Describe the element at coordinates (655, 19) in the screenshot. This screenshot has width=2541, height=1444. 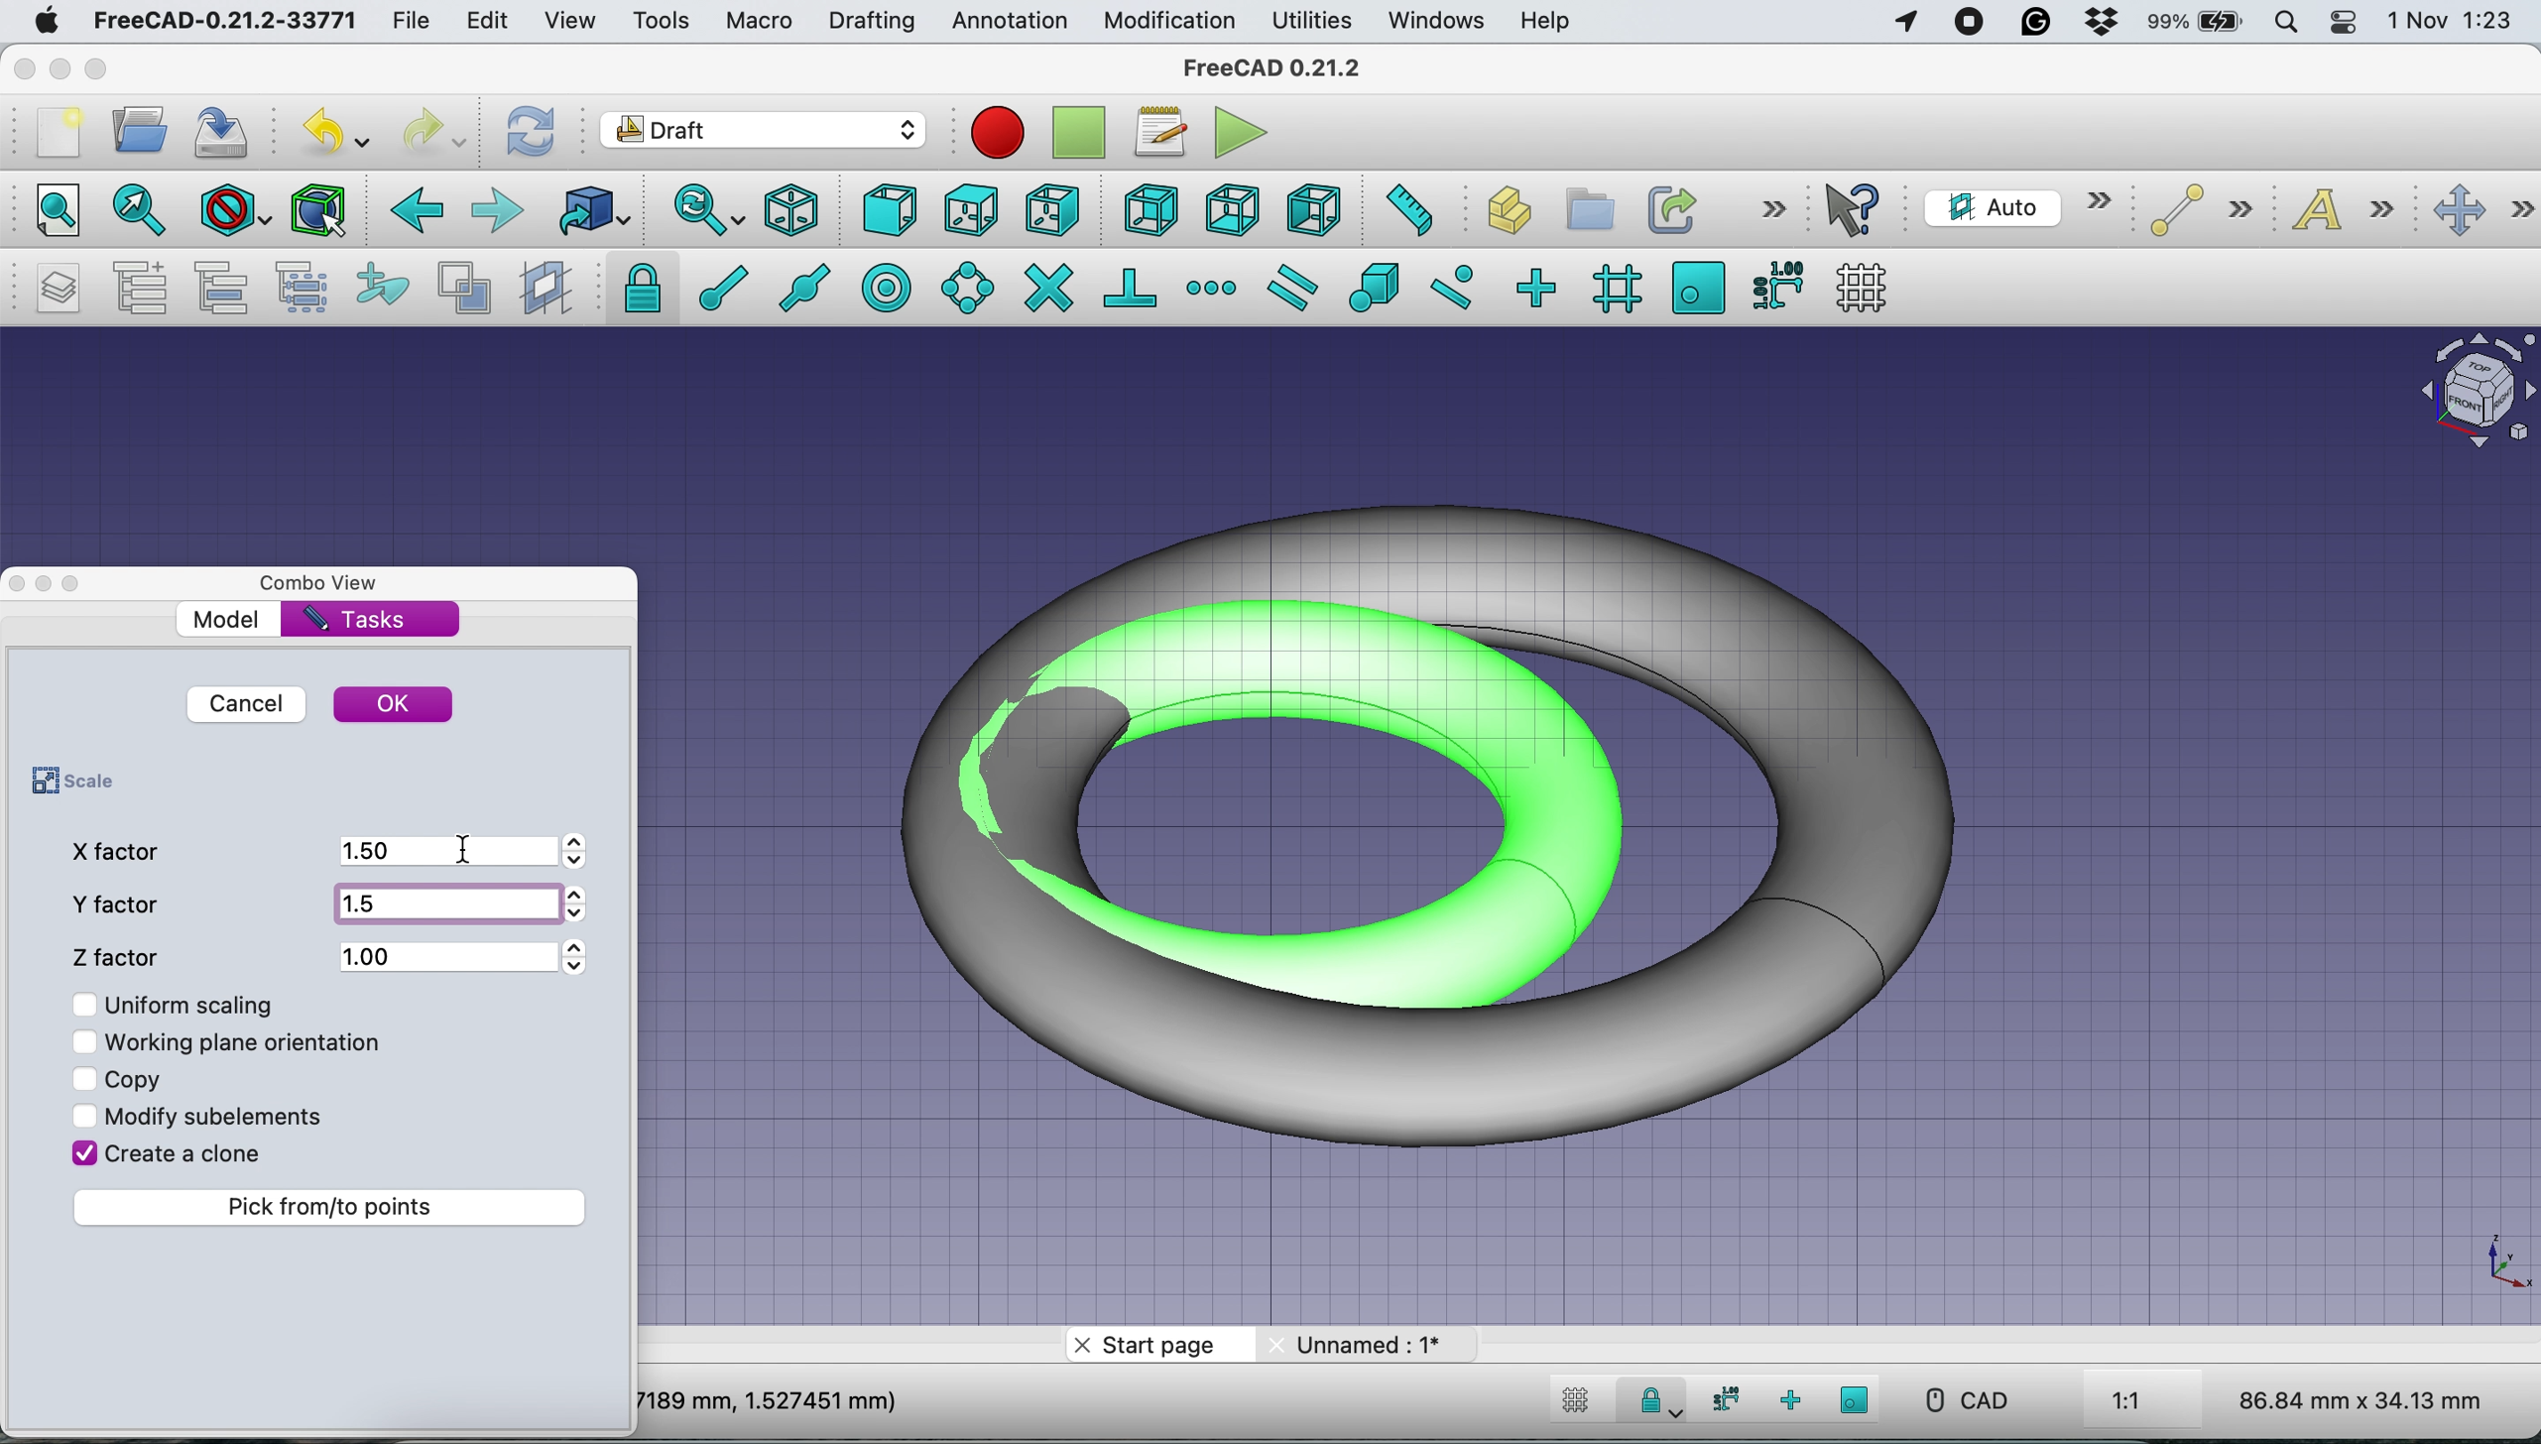
I see `tools` at that location.